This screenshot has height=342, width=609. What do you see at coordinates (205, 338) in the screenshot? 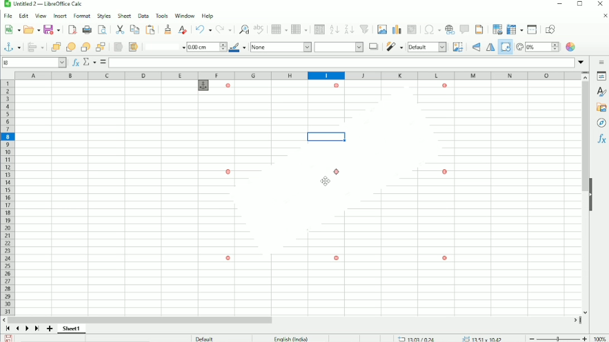
I see `Default` at bounding box center [205, 338].